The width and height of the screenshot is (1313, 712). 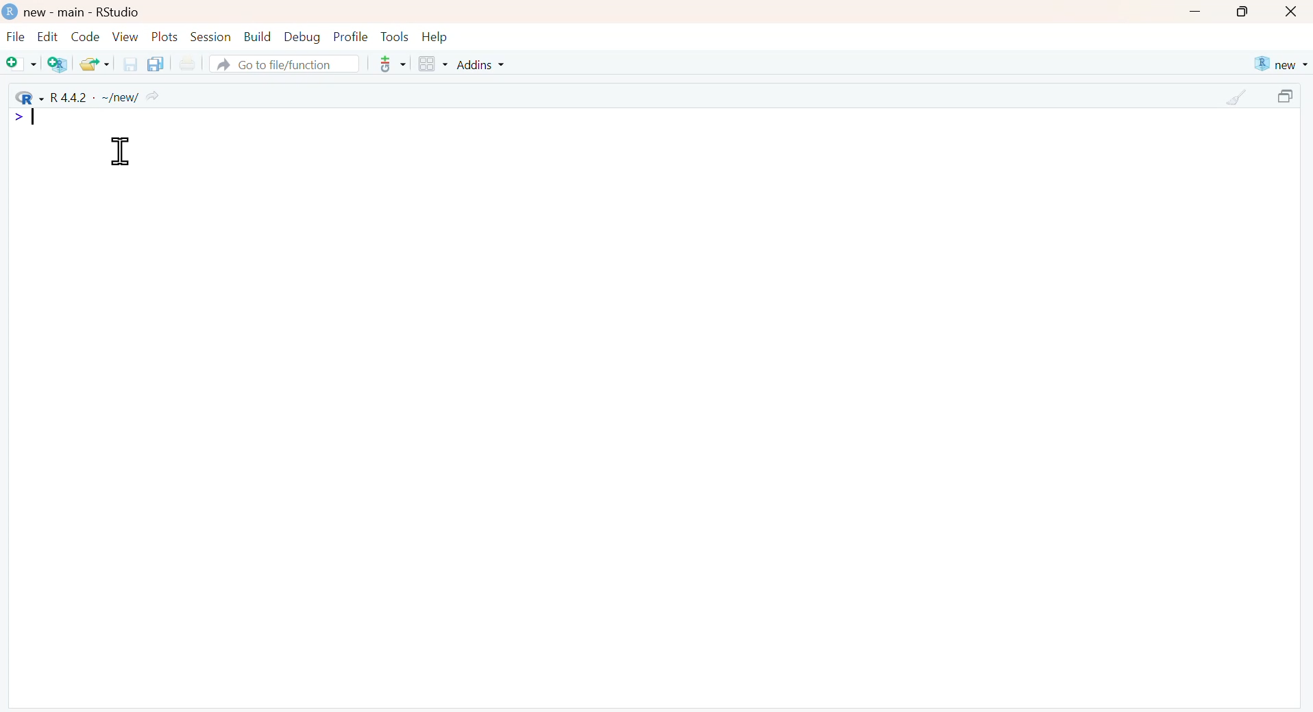 I want to click on Tools, so click(x=395, y=36).